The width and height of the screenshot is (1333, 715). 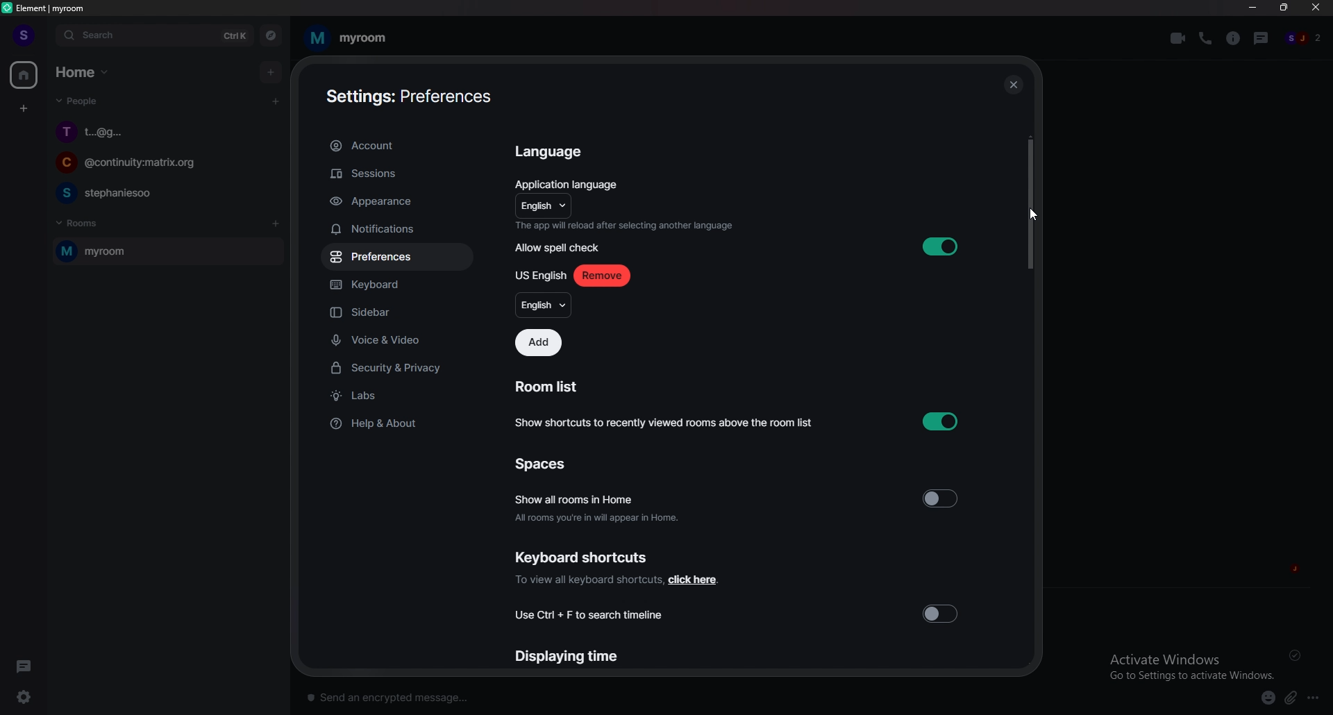 What do you see at coordinates (346, 38) in the screenshot?
I see `room` at bounding box center [346, 38].